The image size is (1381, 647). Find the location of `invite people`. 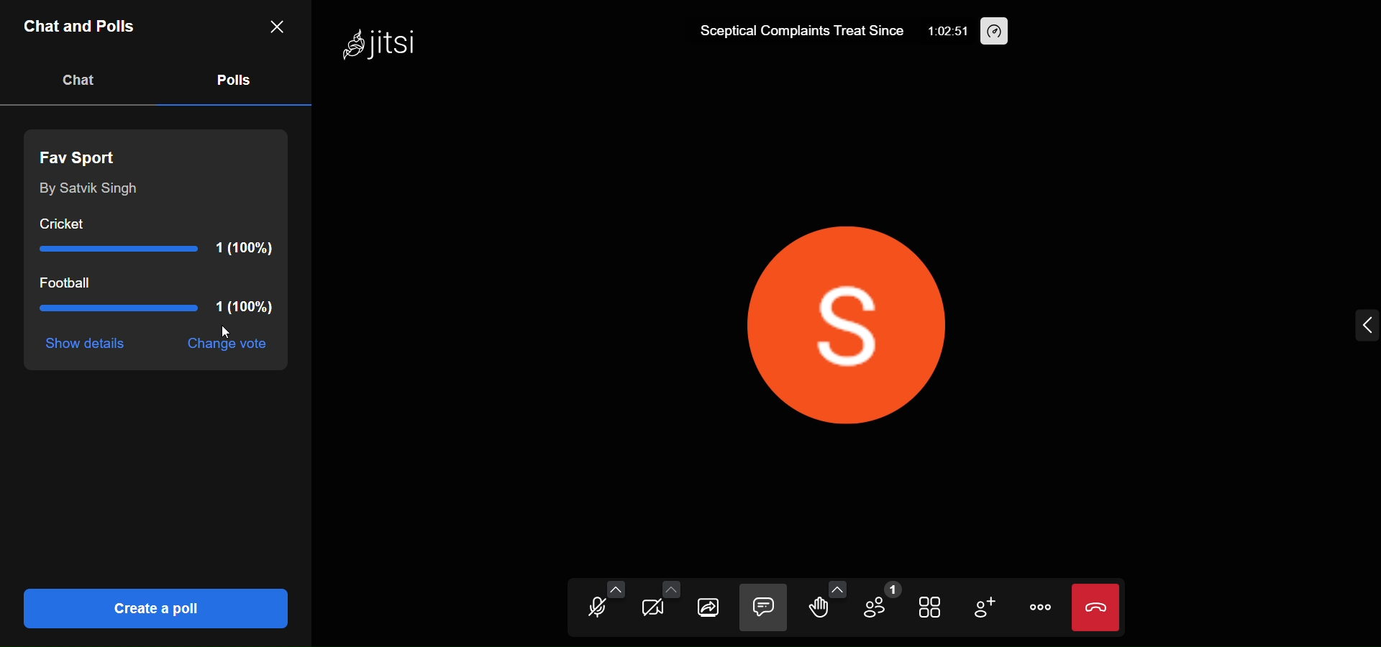

invite people is located at coordinates (984, 608).